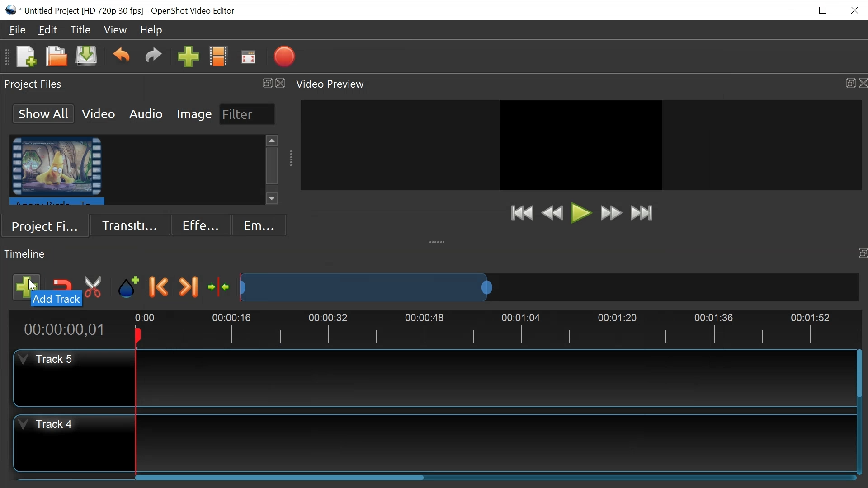 This screenshot has width=868, height=488. Describe the element at coordinates (202, 225) in the screenshot. I see `Effects` at that location.